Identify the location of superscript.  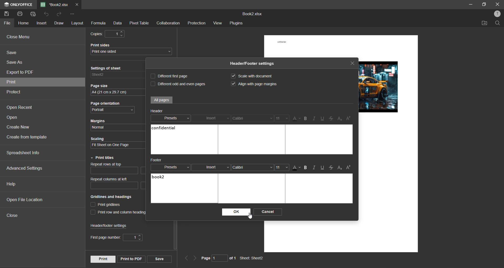
(349, 168).